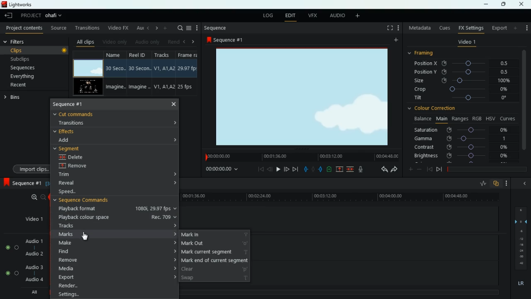  I want to click on lightworks, so click(26, 5).